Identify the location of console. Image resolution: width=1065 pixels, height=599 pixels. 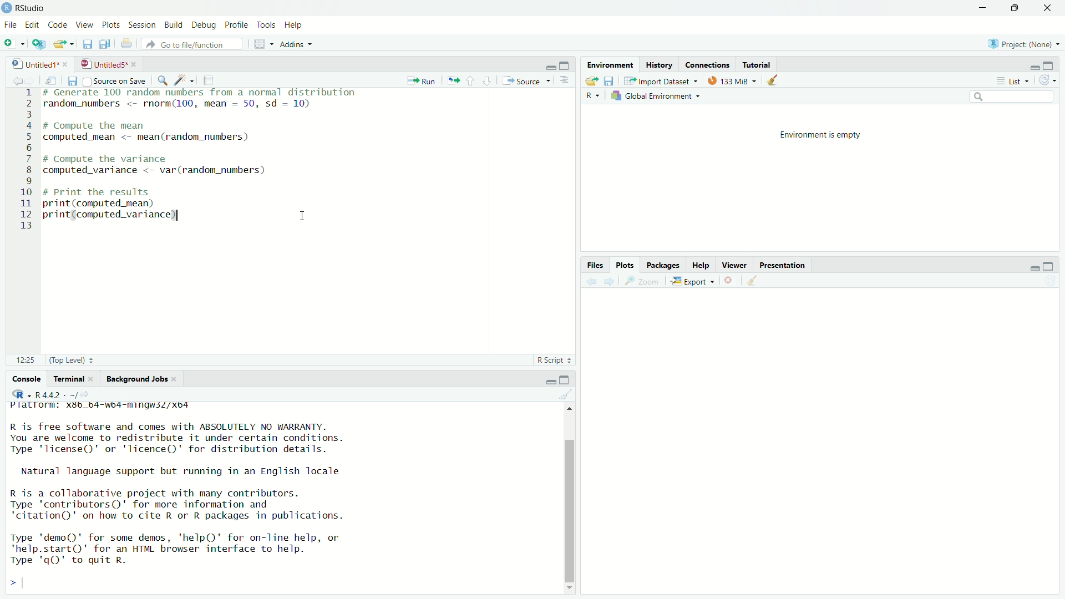
(23, 379).